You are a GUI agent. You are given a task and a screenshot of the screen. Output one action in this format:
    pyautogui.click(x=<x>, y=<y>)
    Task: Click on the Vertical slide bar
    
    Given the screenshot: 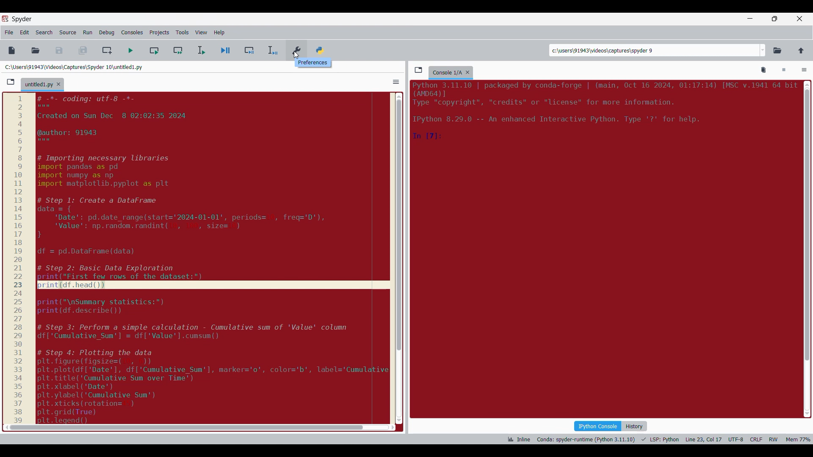 What is the action you would take?
    pyautogui.click(x=399, y=258)
    